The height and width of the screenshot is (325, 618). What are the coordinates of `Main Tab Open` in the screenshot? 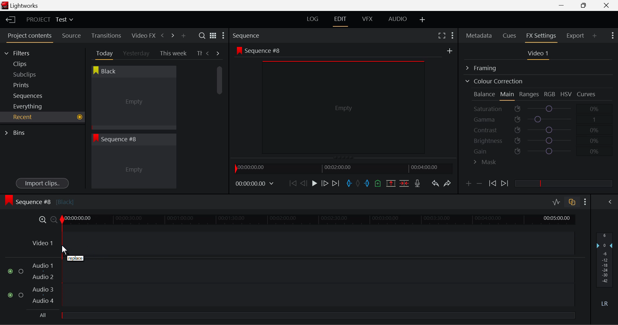 It's located at (508, 95).